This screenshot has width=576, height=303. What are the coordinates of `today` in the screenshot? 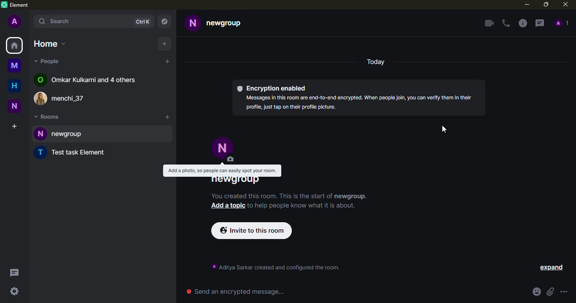 It's located at (376, 62).